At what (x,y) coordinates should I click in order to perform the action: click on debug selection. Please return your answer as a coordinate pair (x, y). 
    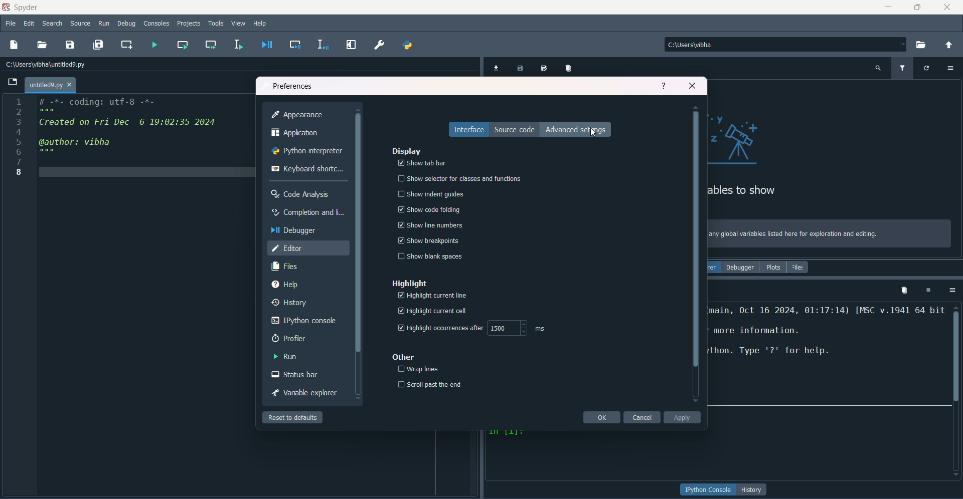
    Looking at the image, I should click on (321, 45).